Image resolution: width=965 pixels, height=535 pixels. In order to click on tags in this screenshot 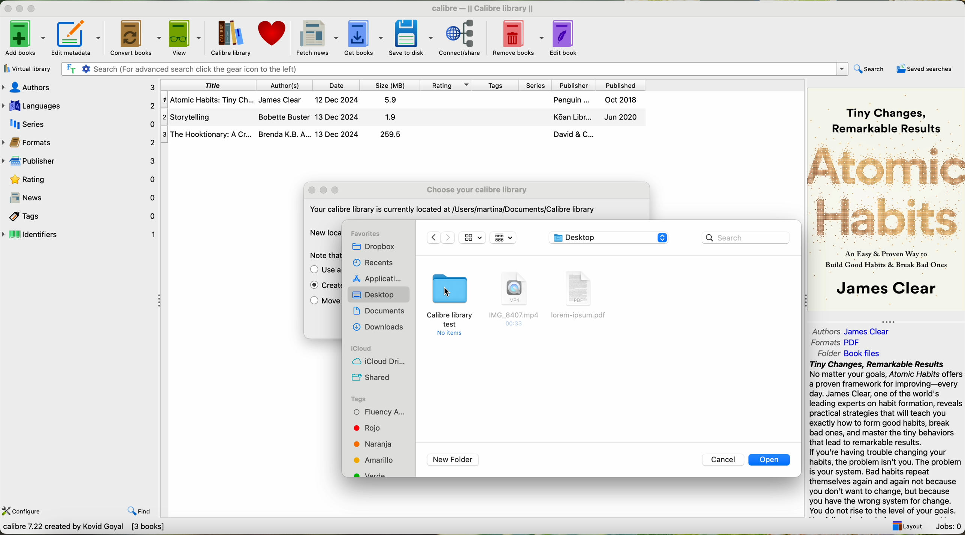, I will do `click(494, 85)`.